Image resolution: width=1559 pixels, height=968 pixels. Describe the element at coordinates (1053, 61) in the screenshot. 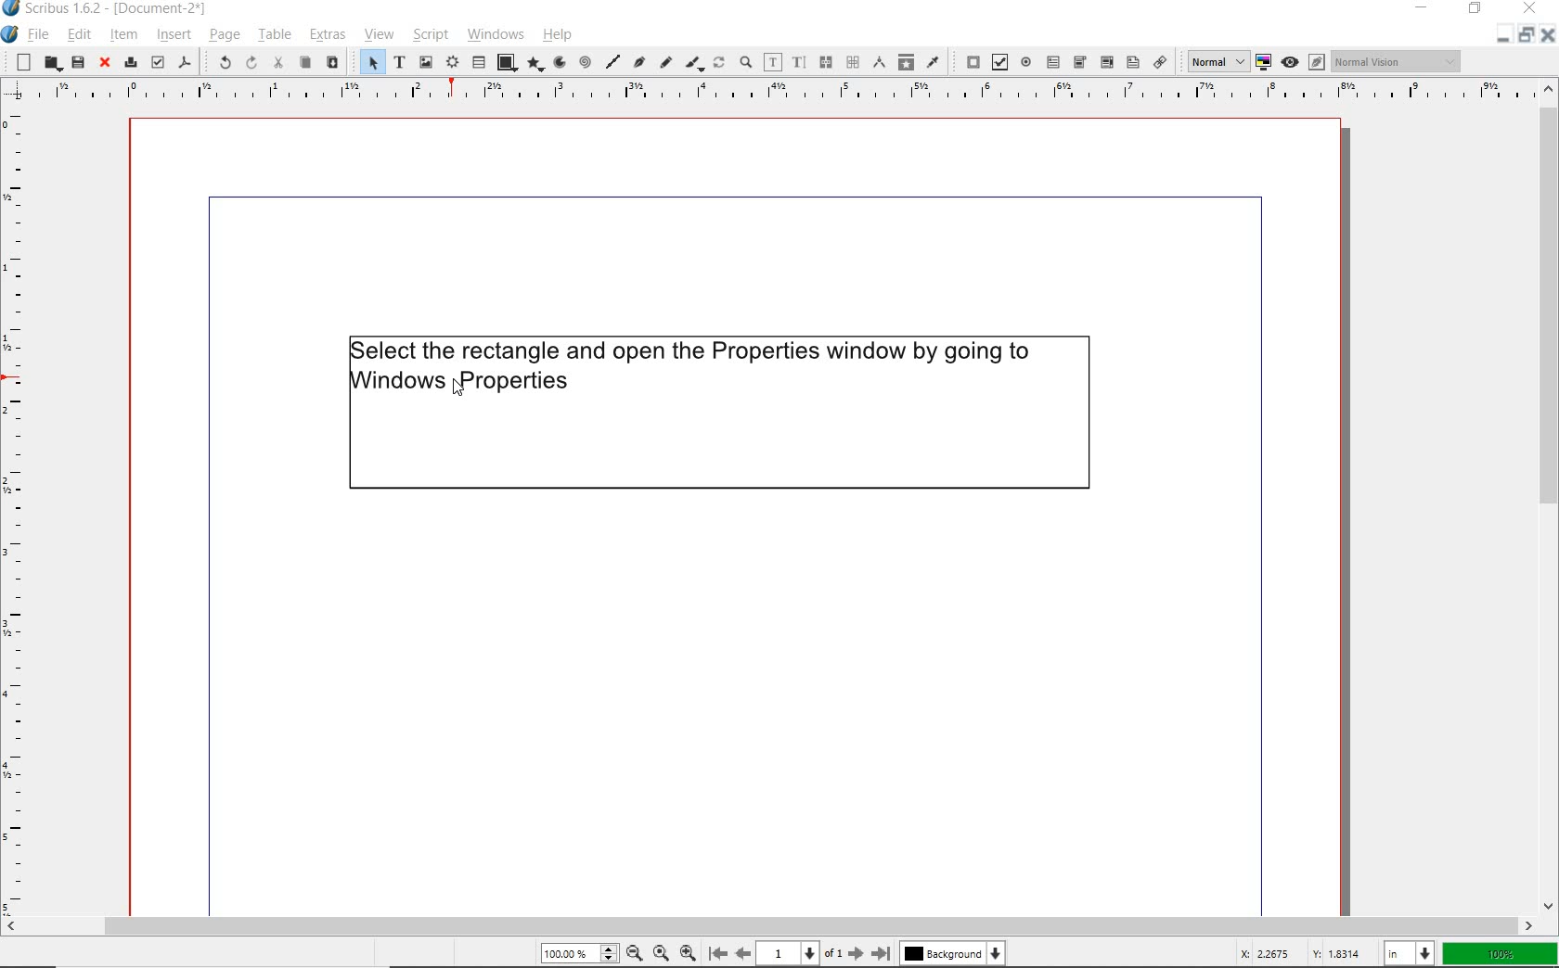

I see `pdf text field` at that location.